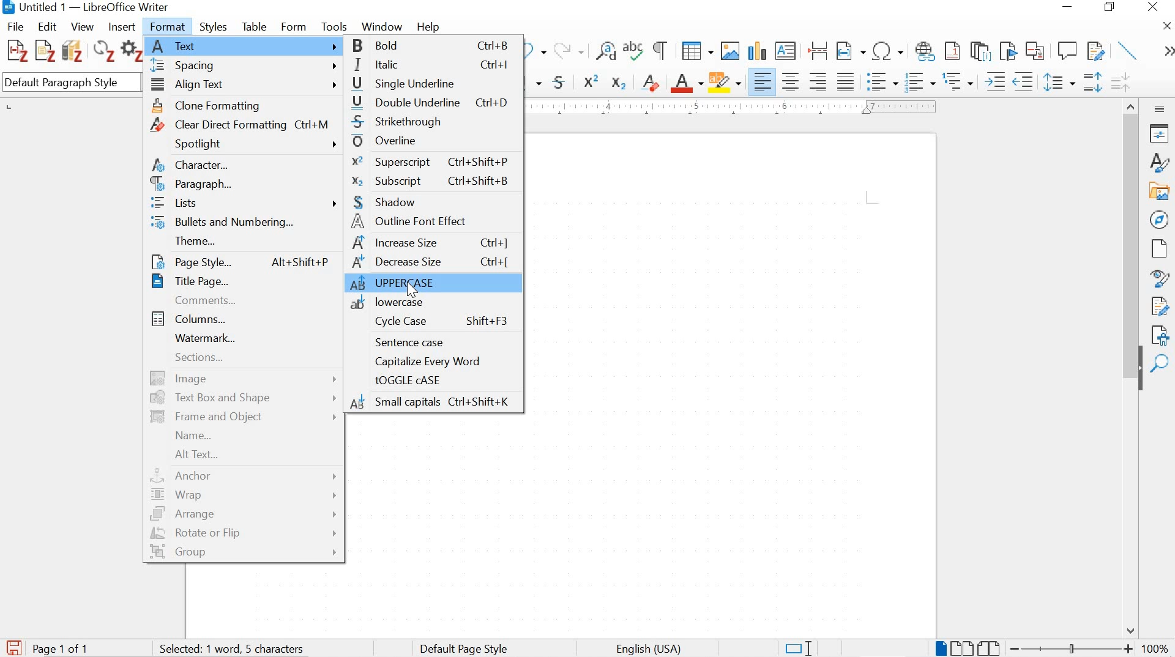 This screenshot has height=657, width=1175. I want to click on bold, so click(435, 46).